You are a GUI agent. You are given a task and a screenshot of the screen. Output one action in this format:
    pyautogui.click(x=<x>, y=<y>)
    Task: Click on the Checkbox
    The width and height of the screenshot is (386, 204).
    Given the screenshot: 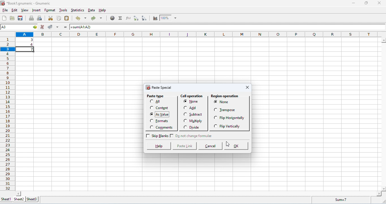 What is the action you would take?
    pyautogui.click(x=151, y=114)
    